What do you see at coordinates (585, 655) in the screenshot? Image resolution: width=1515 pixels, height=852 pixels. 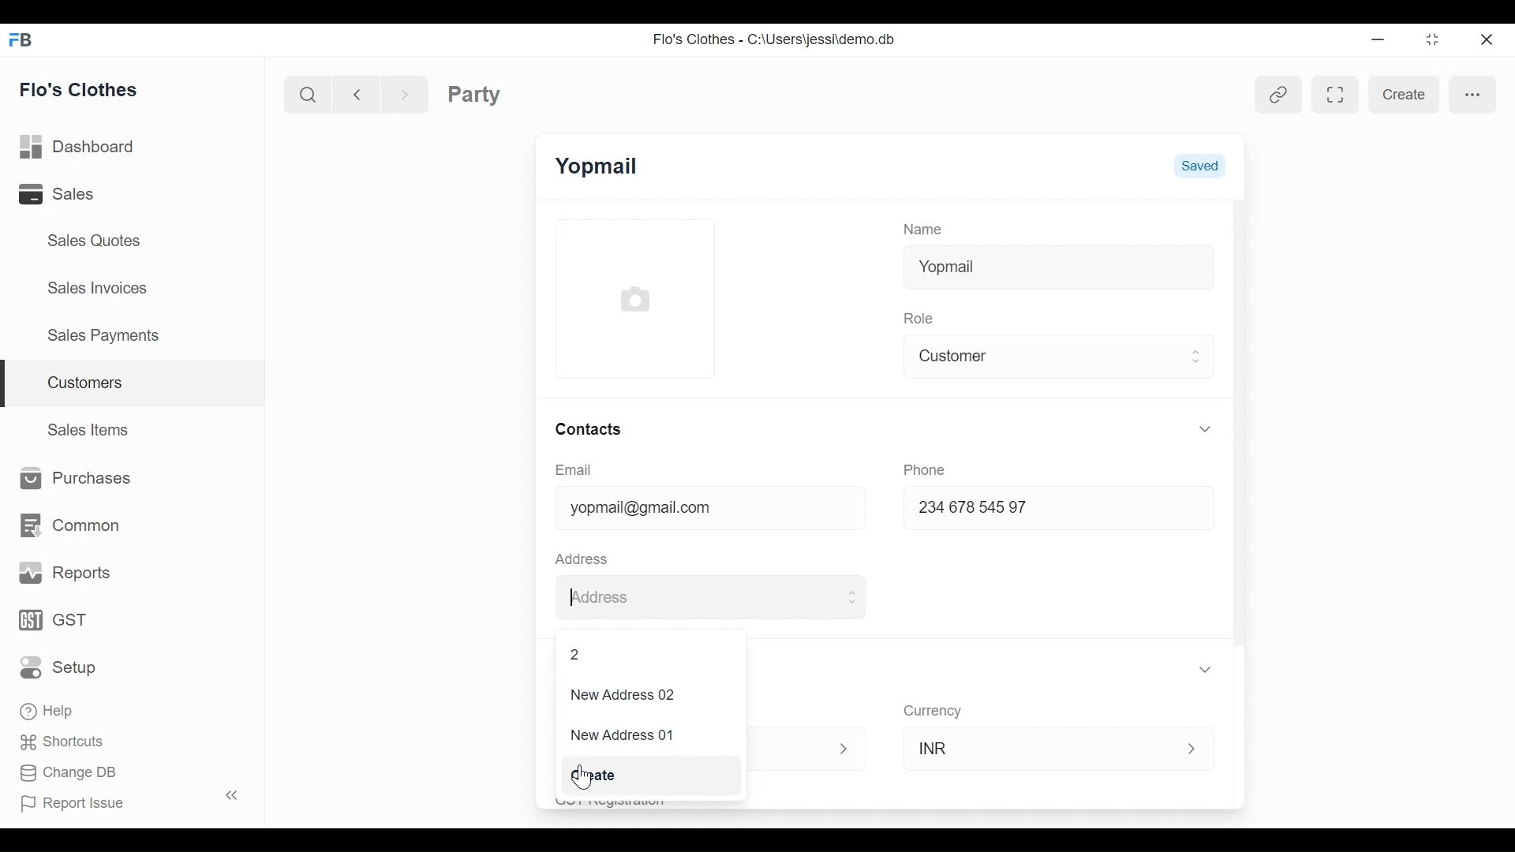 I see `2` at bounding box center [585, 655].